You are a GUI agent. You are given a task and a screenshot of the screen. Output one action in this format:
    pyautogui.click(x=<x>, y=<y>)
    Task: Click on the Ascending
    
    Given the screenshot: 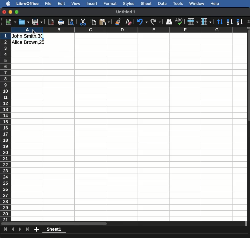 What is the action you would take?
    pyautogui.click(x=230, y=21)
    